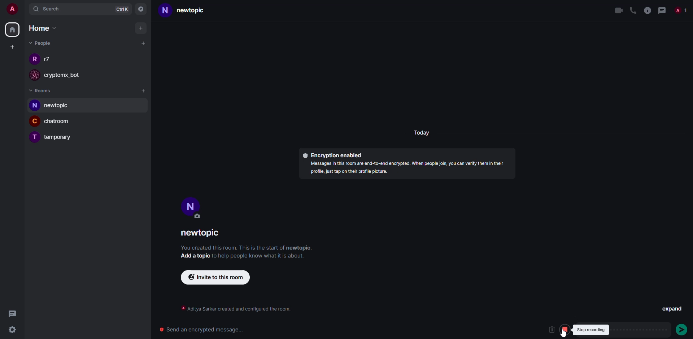  Describe the element at coordinates (11, 31) in the screenshot. I see `home` at that location.